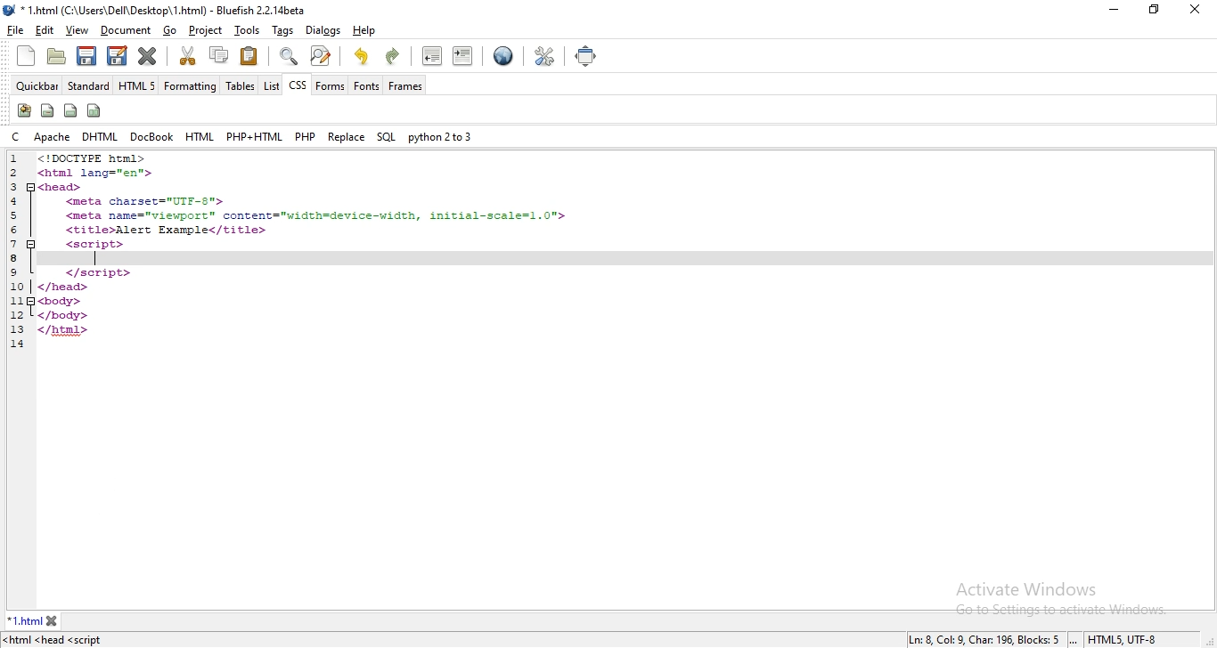 The width and height of the screenshot is (1217, 648). What do you see at coordinates (10, 11) in the screenshot?
I see `bluefish logo` at bounding box center [10, 11].